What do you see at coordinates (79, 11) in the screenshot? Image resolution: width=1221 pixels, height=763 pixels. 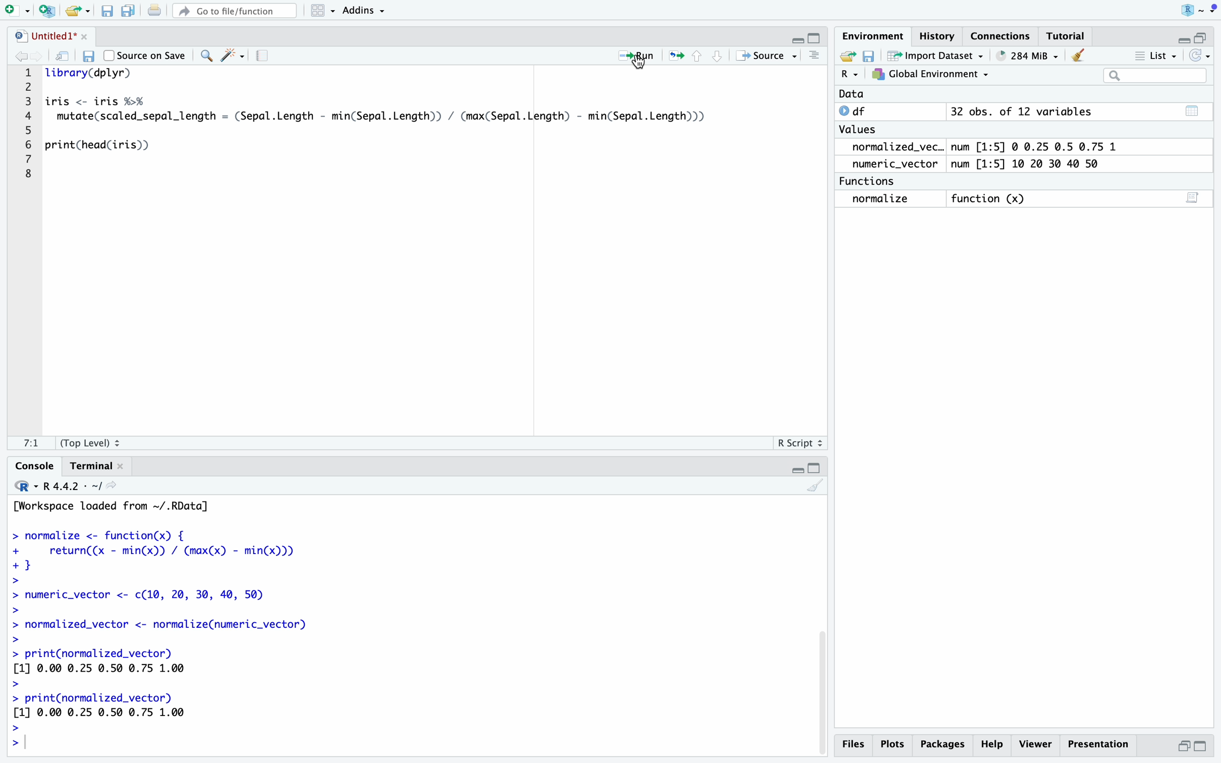 I see `Open` at bounding box center [79, 11].